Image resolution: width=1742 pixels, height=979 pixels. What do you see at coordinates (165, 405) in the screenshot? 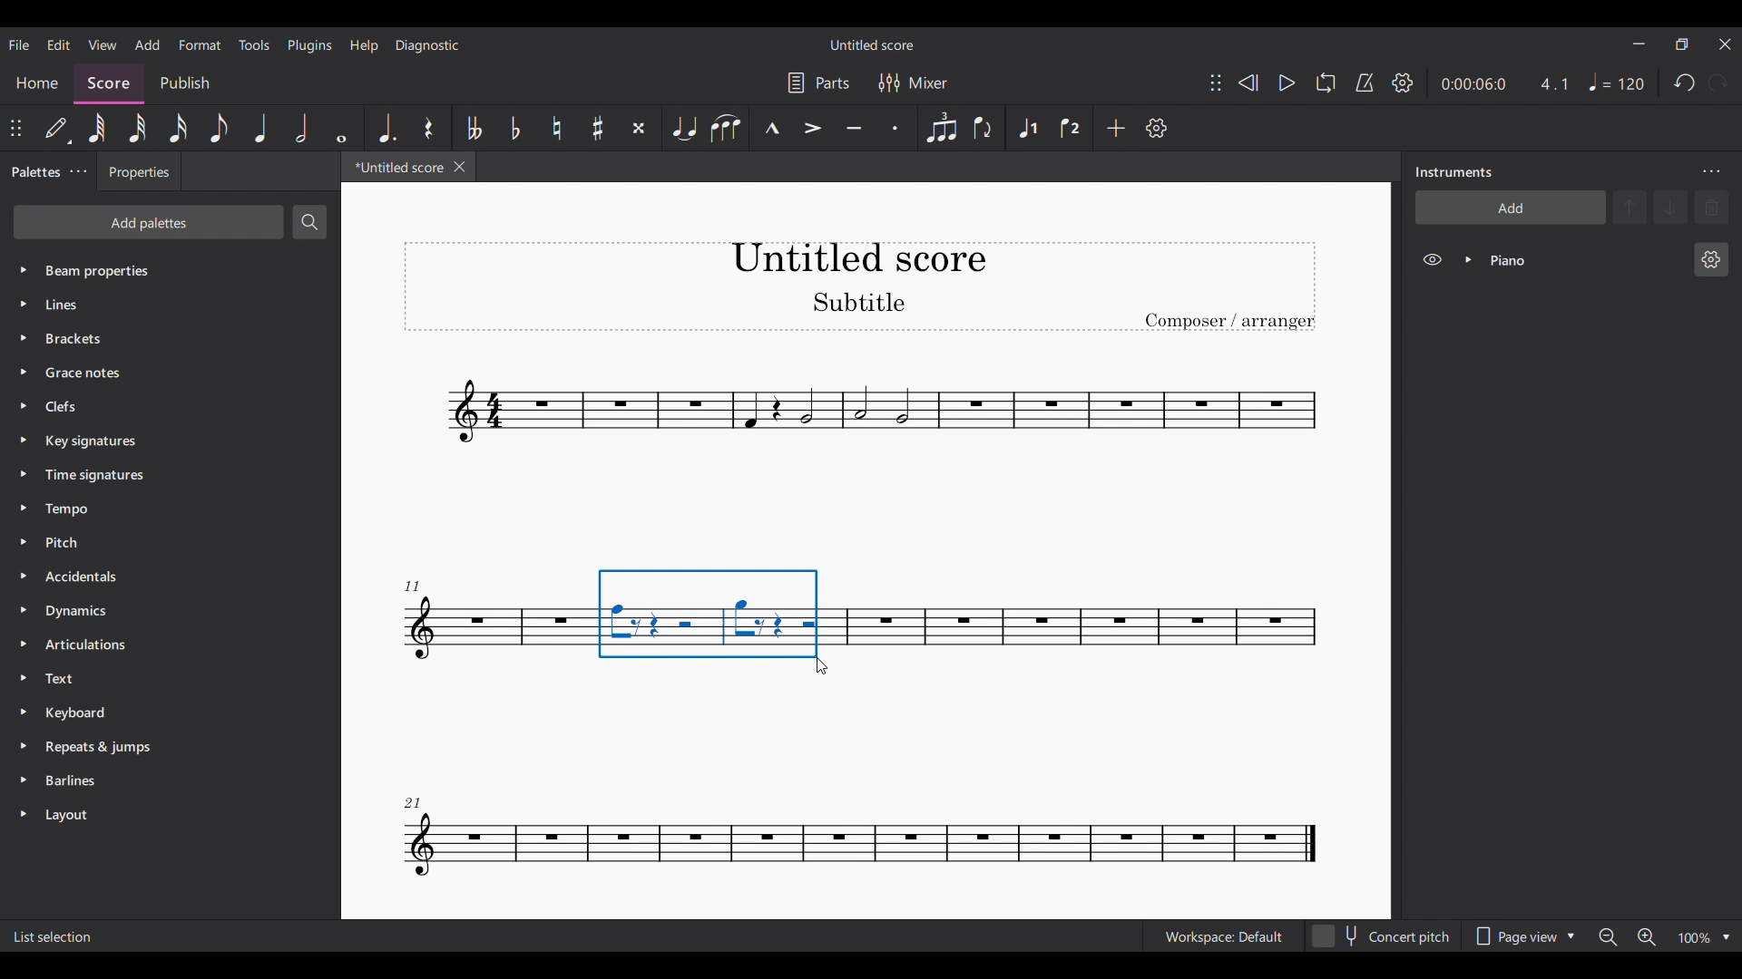
I see `Clefs` at bounding box center [165, 405].